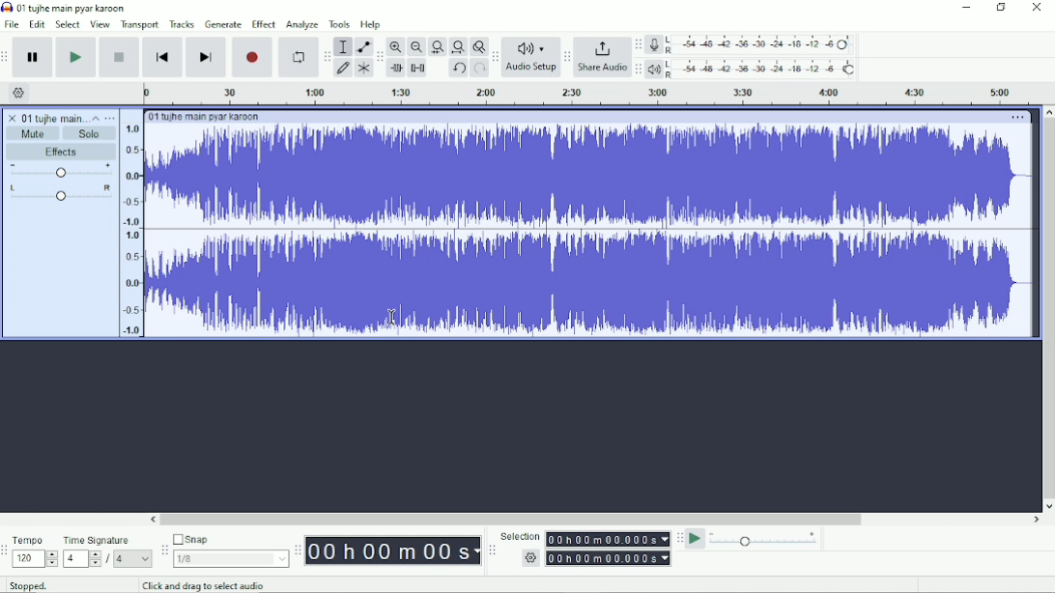 The width and height of the screenshot is (1055, 593). What do you see at coordinates (299, 57) in the screenshot?
I see `Enable looping` at bounding box center [299, 57].